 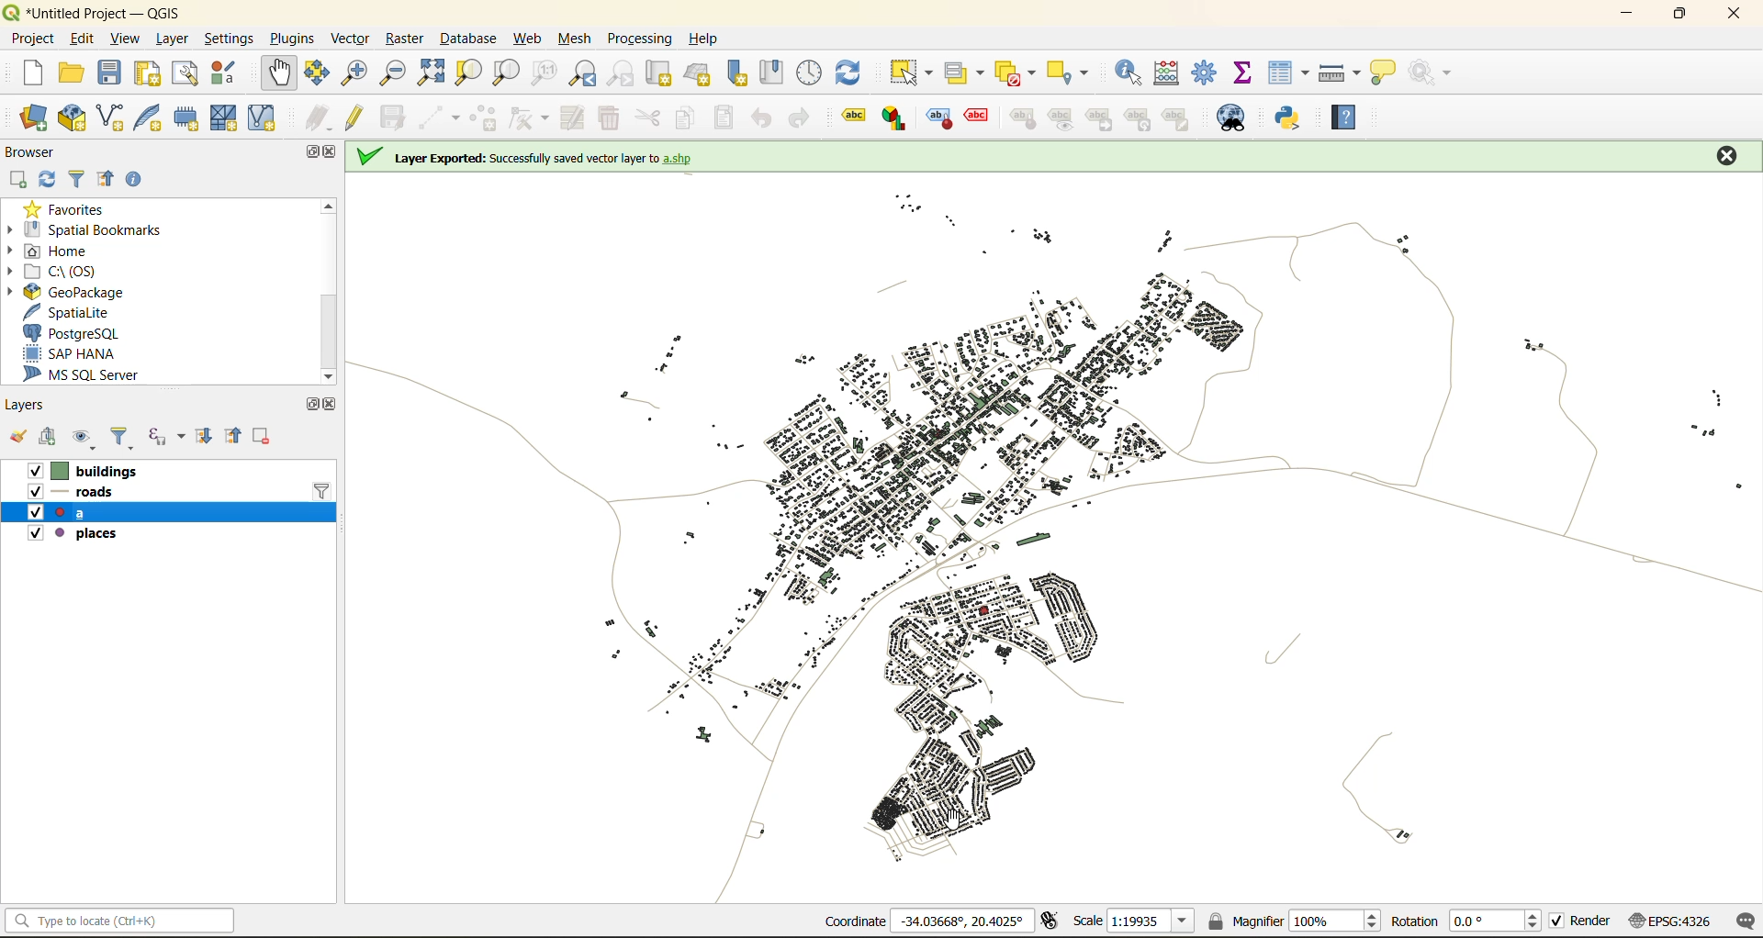 What do you see at coordinates (316, 73) in the screenshot?
I see `pan selection` at bounding box center [316, 73].